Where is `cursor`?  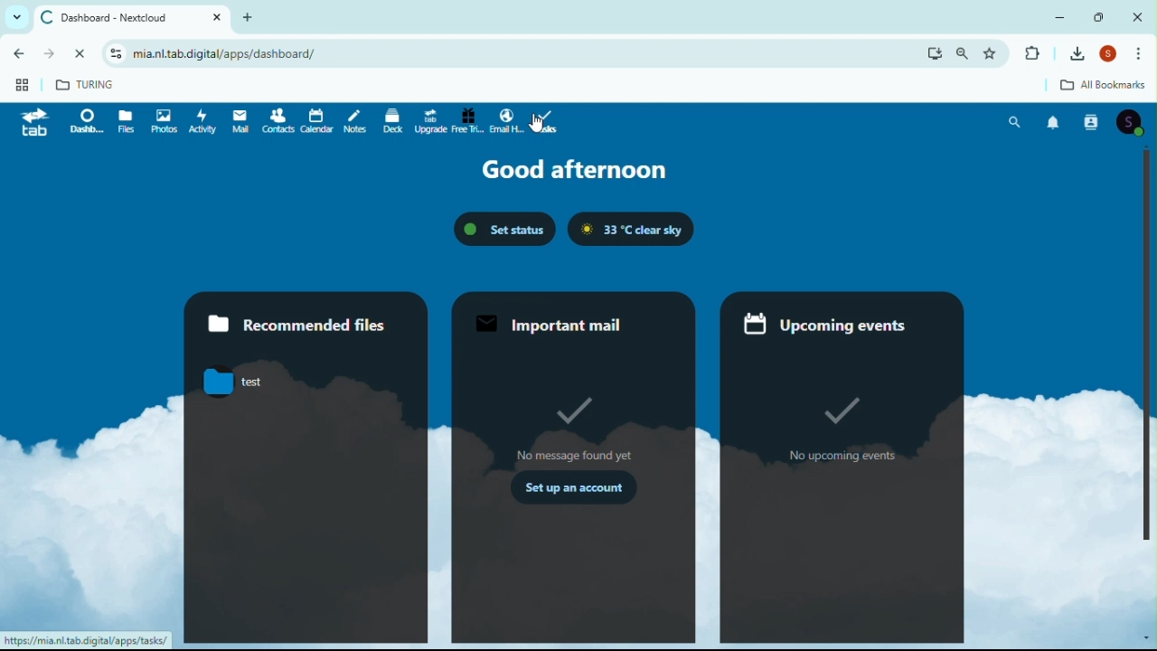 cursor is located at coordinates (536, 127).